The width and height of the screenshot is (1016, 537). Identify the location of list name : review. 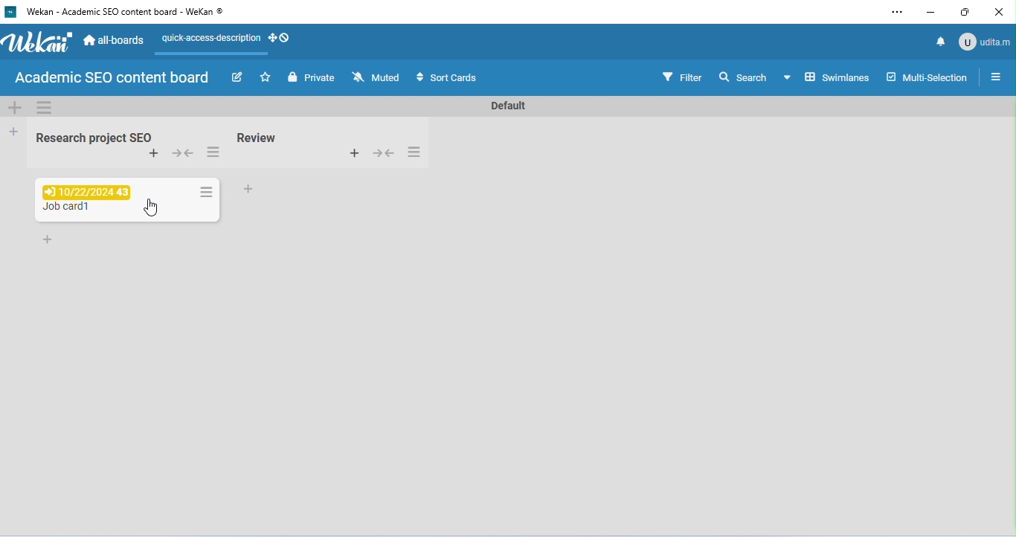
(257, 138).